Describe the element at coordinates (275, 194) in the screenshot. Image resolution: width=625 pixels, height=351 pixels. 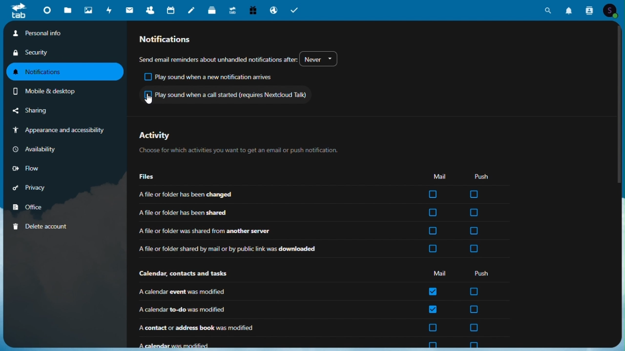
I see `A file or folder has been changed ` at that location.